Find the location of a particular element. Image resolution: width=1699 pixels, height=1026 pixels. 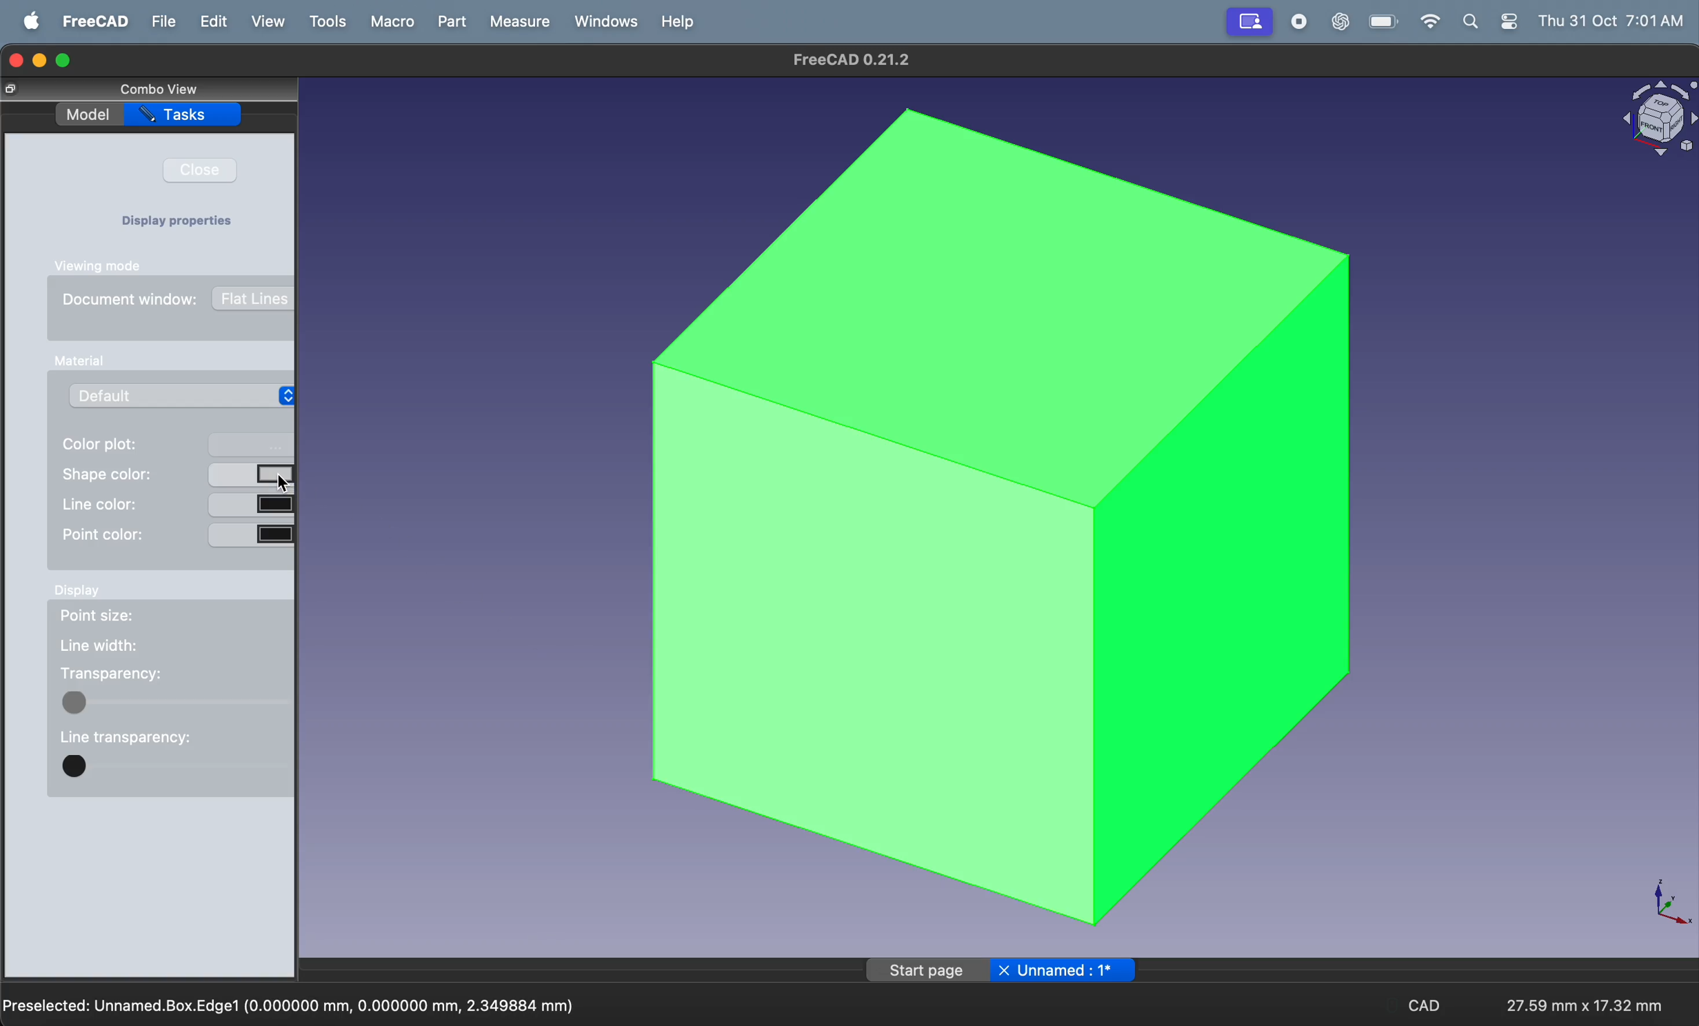

tools is located at coordinates (330, 22).